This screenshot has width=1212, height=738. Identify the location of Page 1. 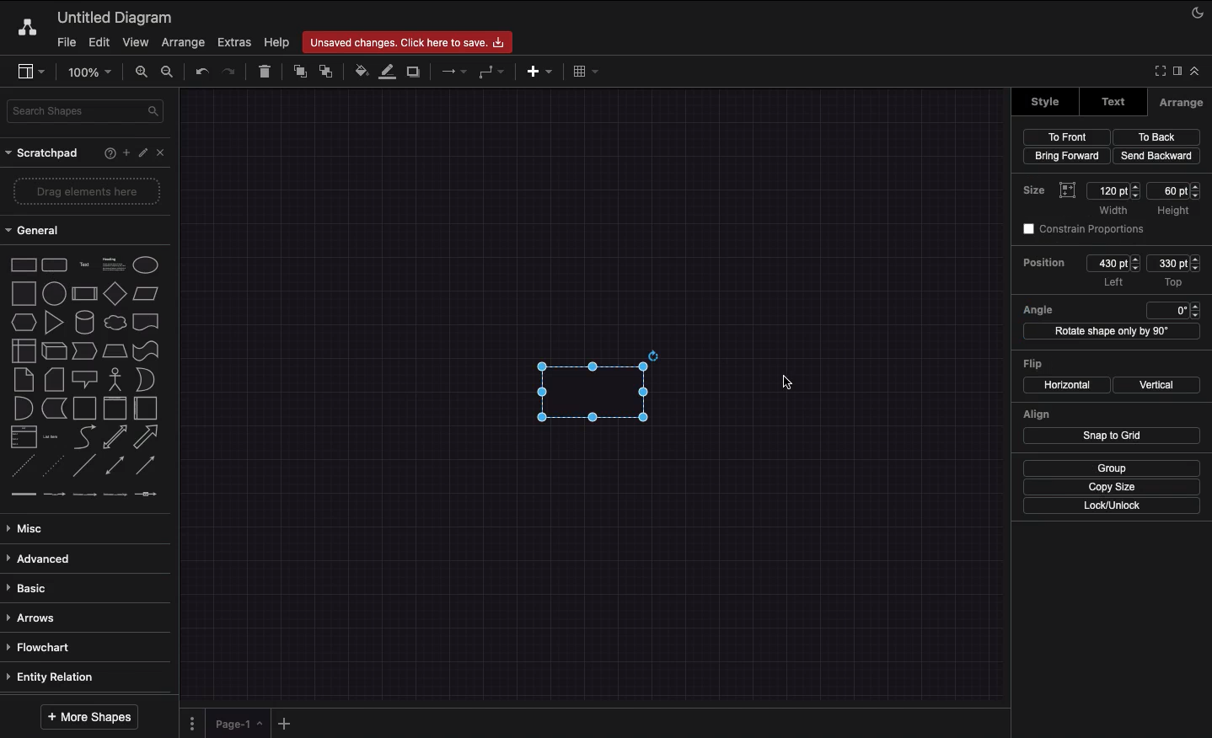
(239, 725).